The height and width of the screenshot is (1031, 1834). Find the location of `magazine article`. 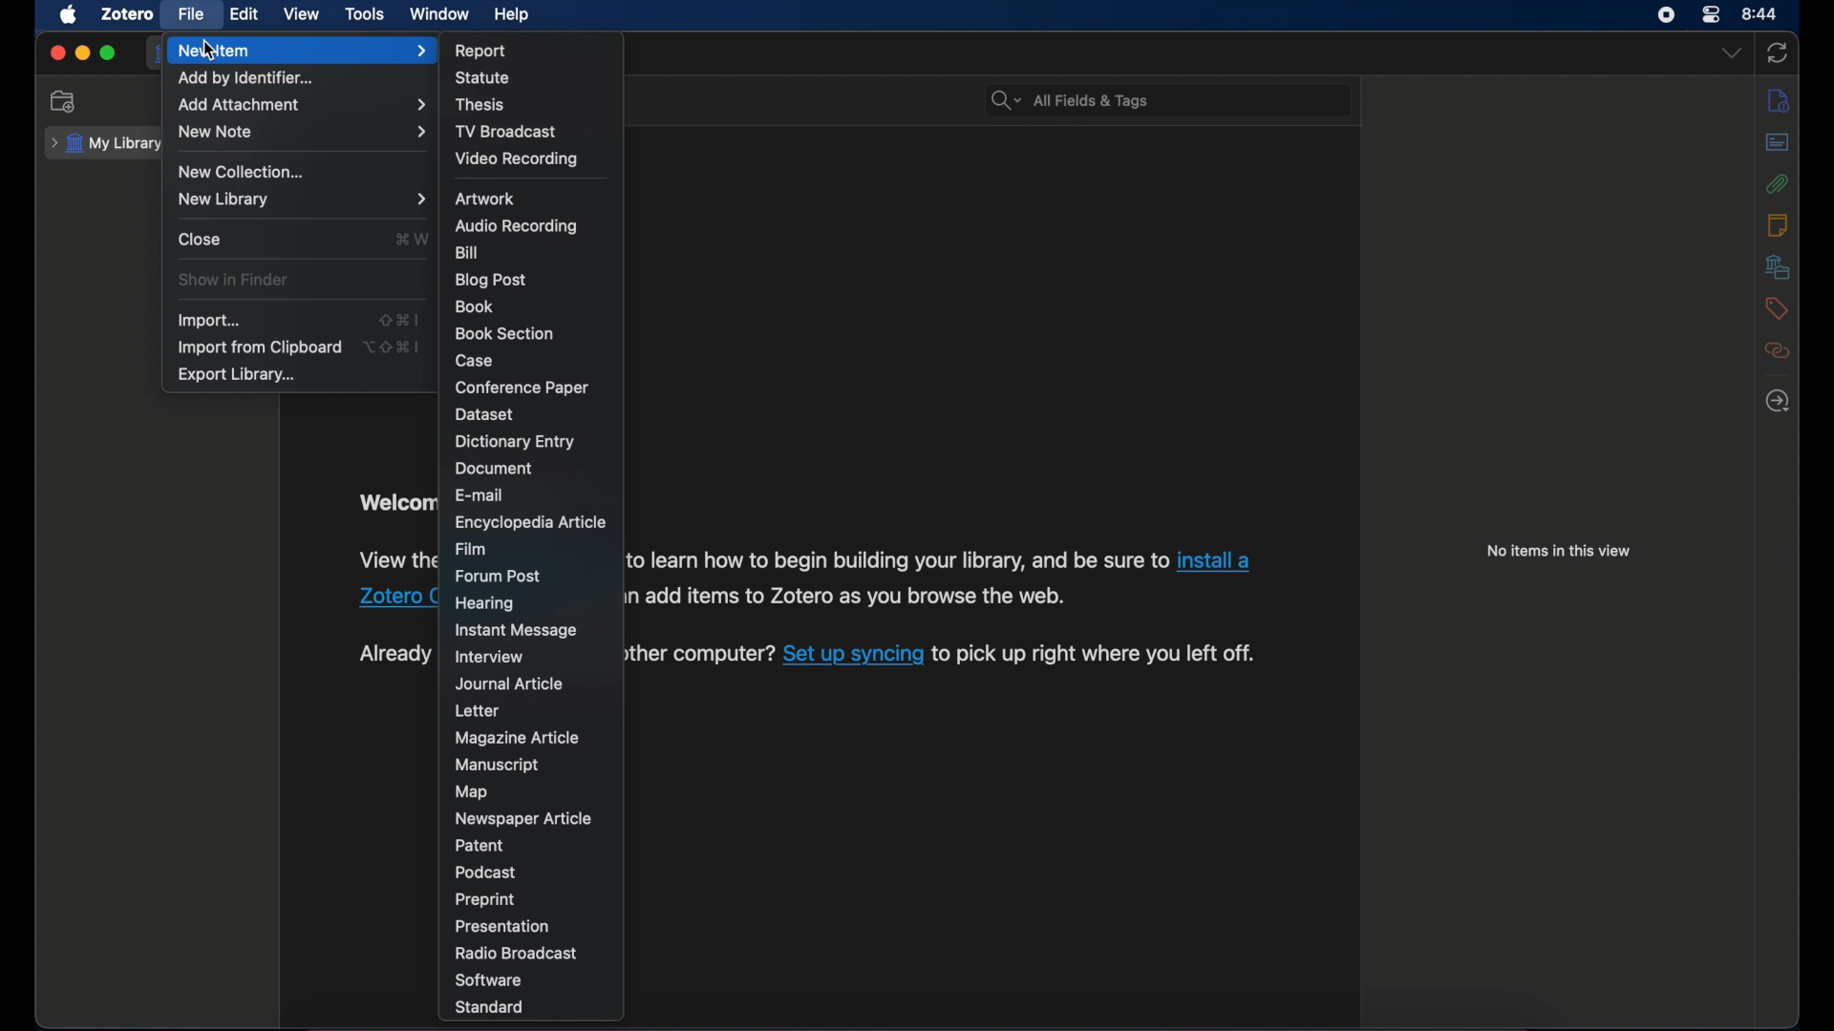

magazine article is located at coordinates (516, 738).